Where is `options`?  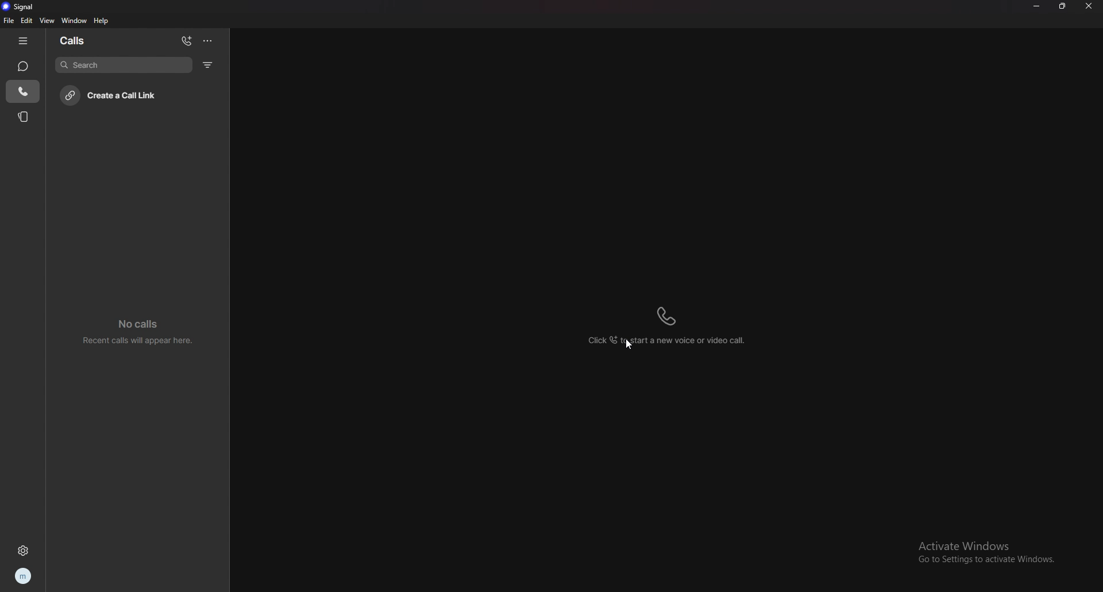
options is located at coordinates (209, 41).